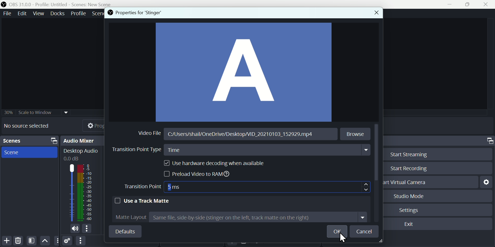  I want to click on Cancel, so click(365, 231).